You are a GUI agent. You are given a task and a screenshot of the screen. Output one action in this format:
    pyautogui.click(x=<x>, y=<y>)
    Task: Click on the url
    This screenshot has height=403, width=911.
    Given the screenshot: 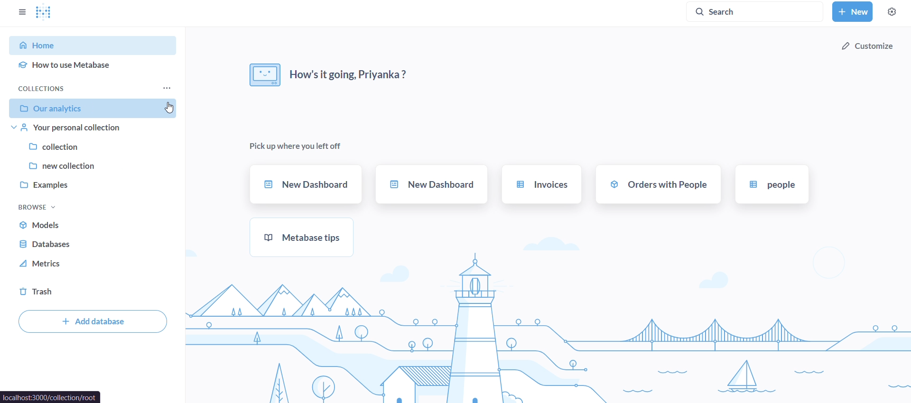 What is the action you would take?
    pyautogui.click(x=51, y=396)
    